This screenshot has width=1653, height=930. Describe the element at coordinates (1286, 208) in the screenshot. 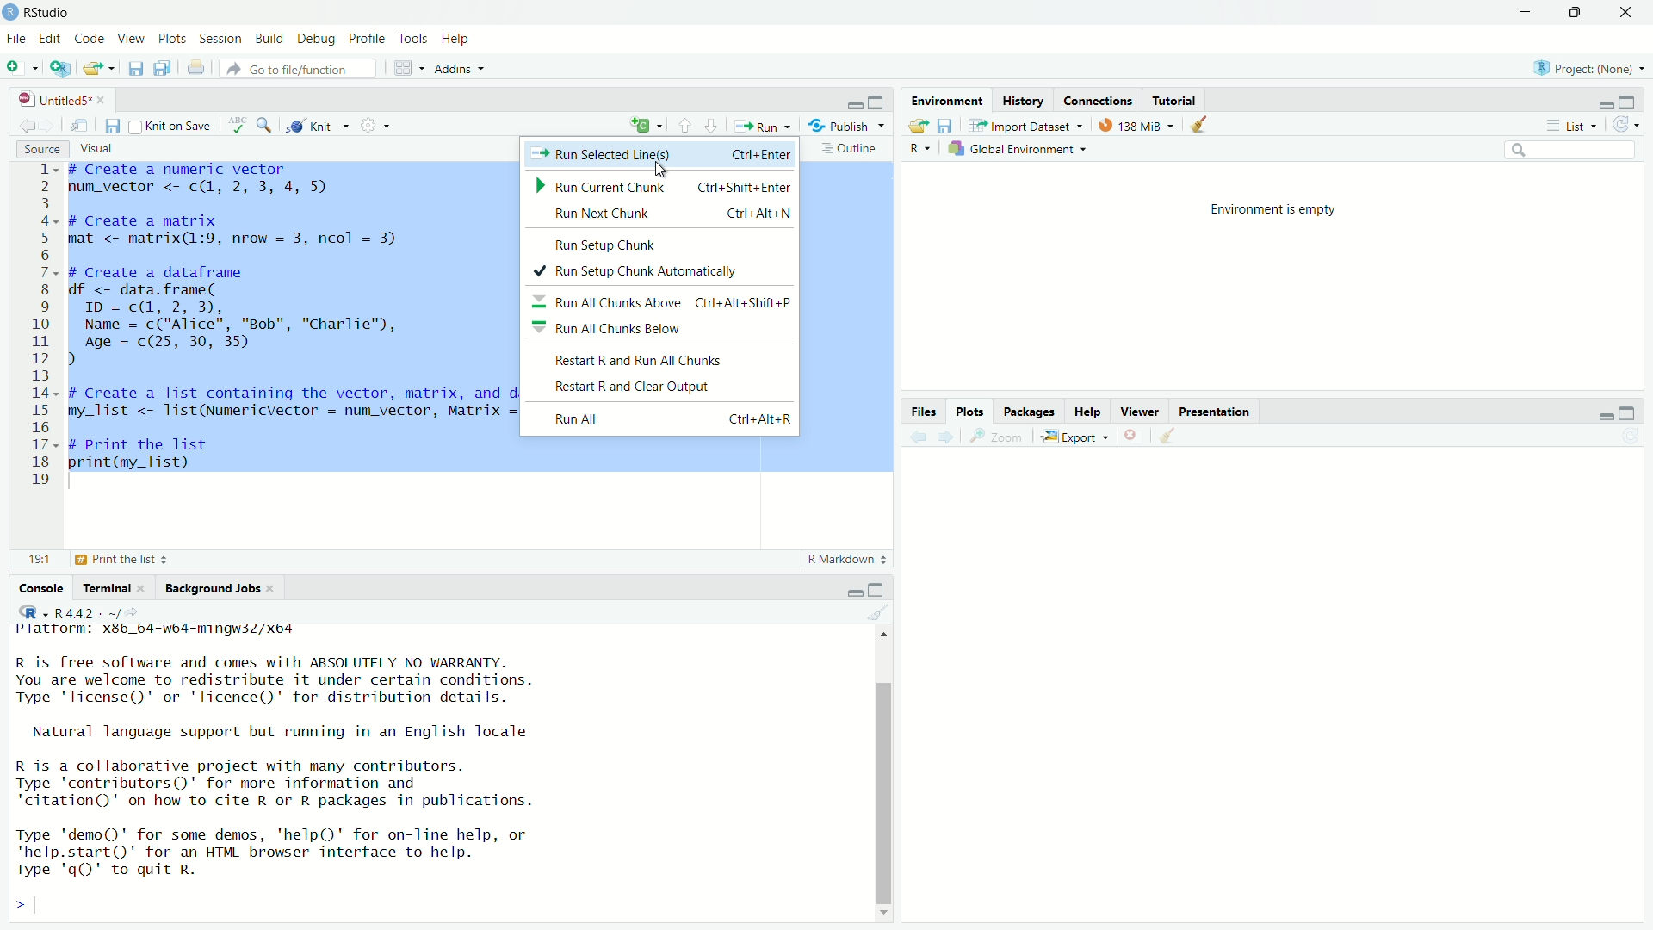

I see `Environment is empty` at that location.